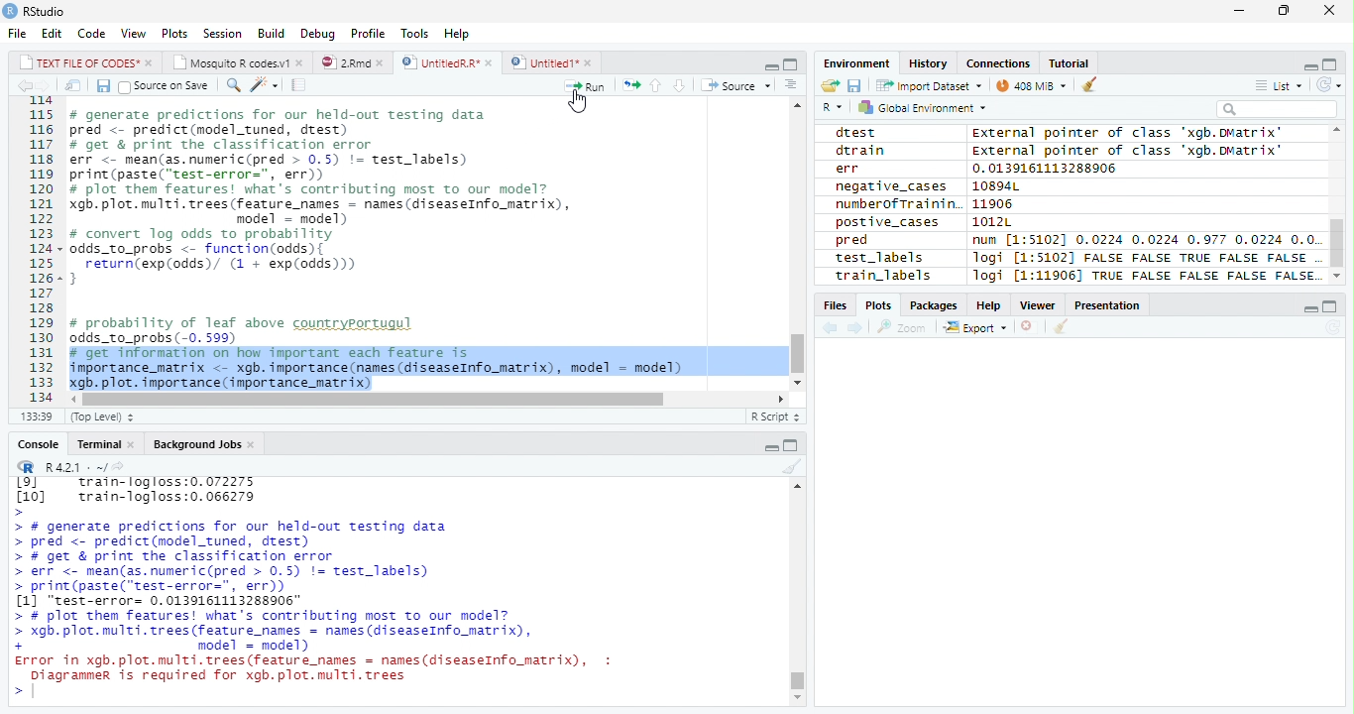 This screenshot has width=1354, height=714. Describe the element at coordinates (903, 325) in the screenshot. I see `Zoom` at that location.